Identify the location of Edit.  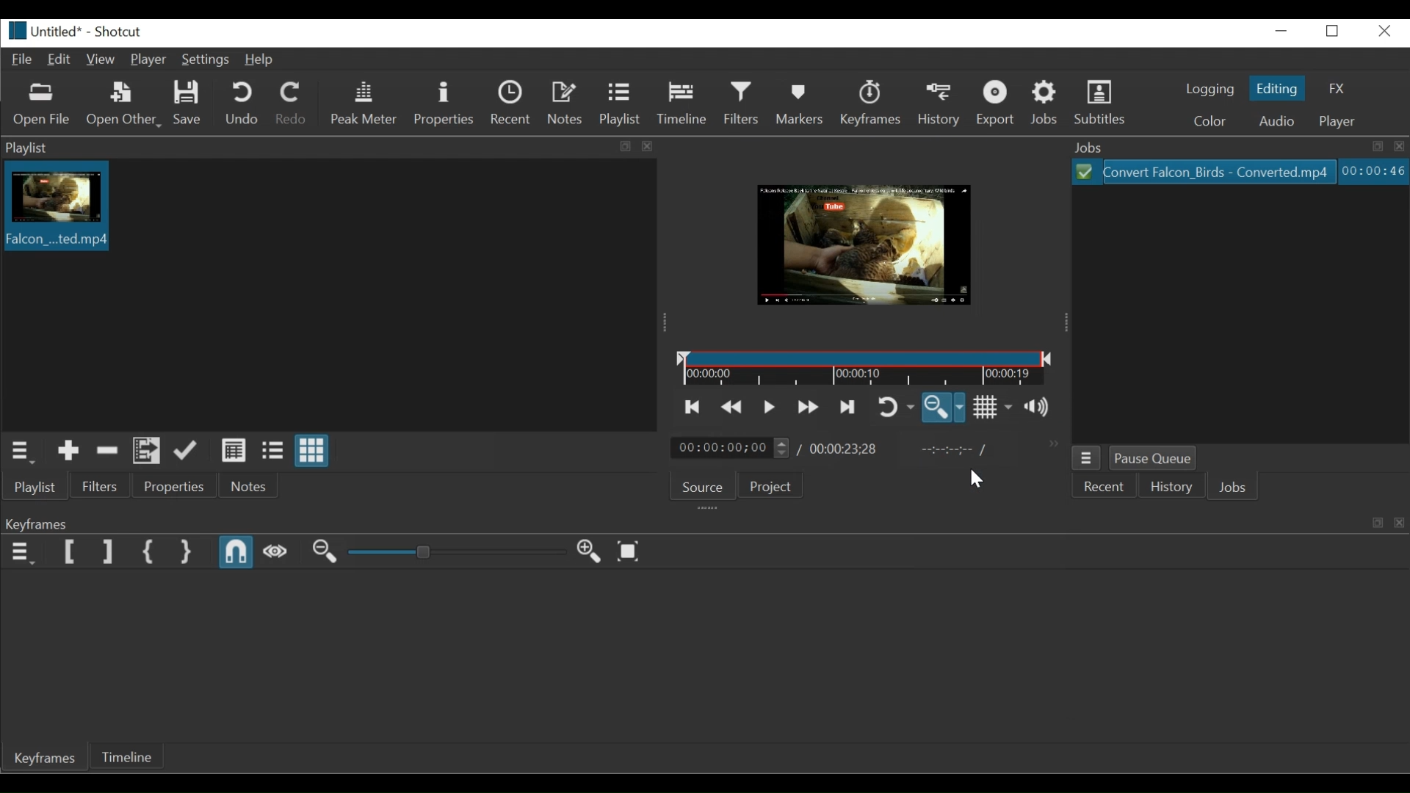
(59, 60).